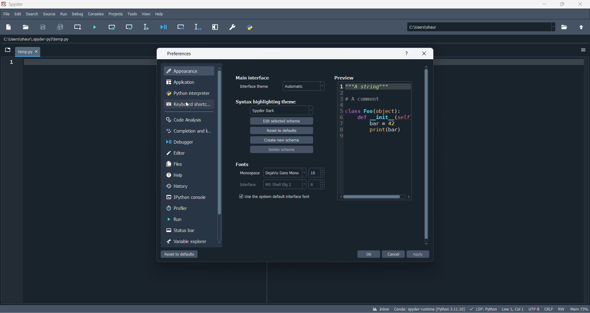  I want to click on increment, so click(322, 182).